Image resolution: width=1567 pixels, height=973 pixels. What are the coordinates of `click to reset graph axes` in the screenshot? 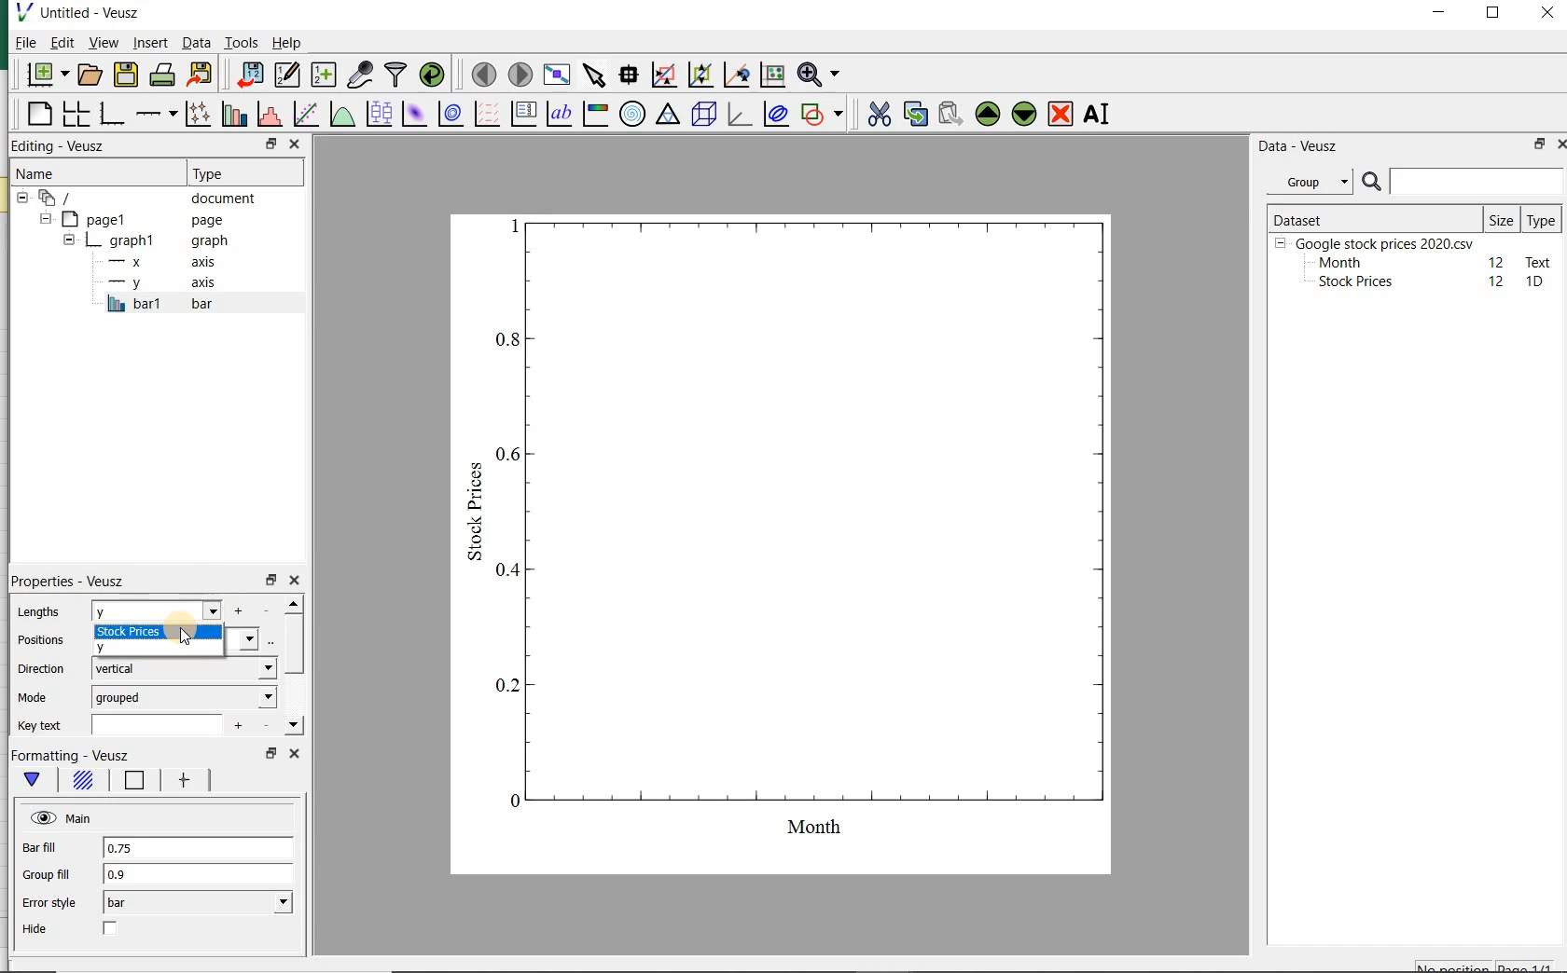 It's located at (770, 75).